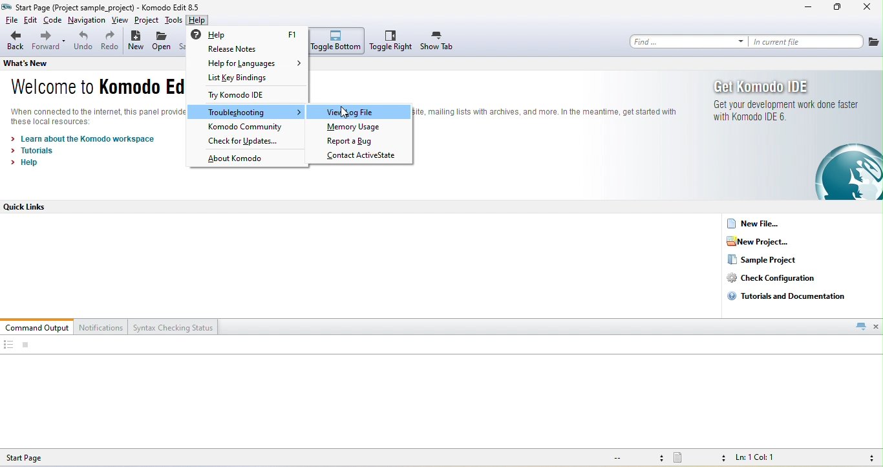 This screenshot has height=467, width=883. I want to click on maximize, so click(838, 8).